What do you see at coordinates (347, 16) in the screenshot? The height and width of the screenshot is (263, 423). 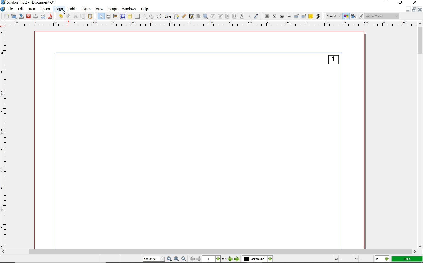 I see `toggle color management` at bounding box center [347, 16].